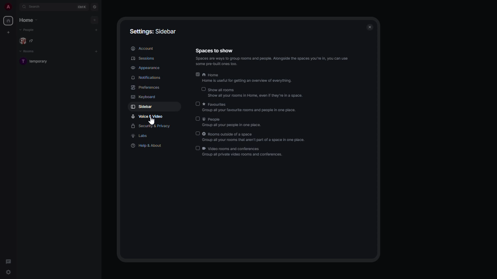 This screenshot has height=279, width=497. Describe the element at coordinates (94, 20) in the screenshot. I see `add` at that location.